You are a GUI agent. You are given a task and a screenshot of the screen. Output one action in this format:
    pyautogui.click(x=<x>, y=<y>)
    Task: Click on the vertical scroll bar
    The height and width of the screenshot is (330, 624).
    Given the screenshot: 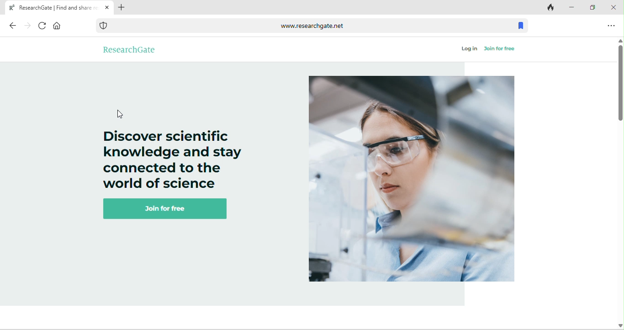 What is the action you would take?
    pyautogui.click(x=619, y=79)
    